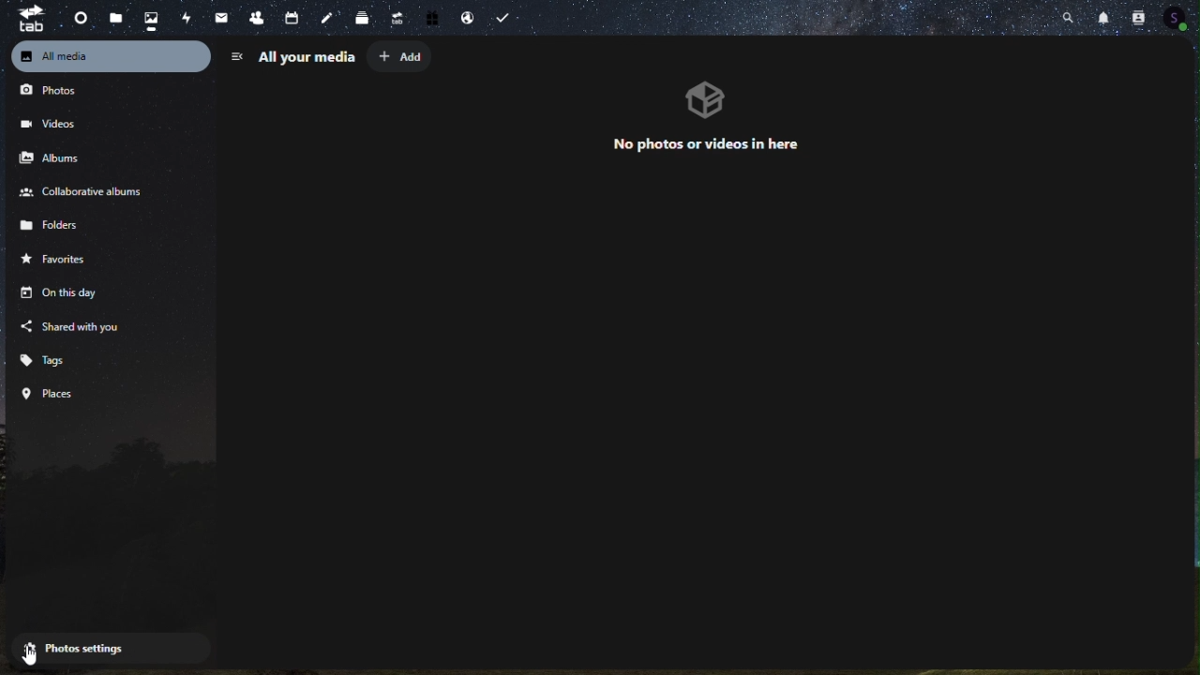  Describe the element at coordinates (397, 20) in the screenshot. I see `Upgrade` at that location.